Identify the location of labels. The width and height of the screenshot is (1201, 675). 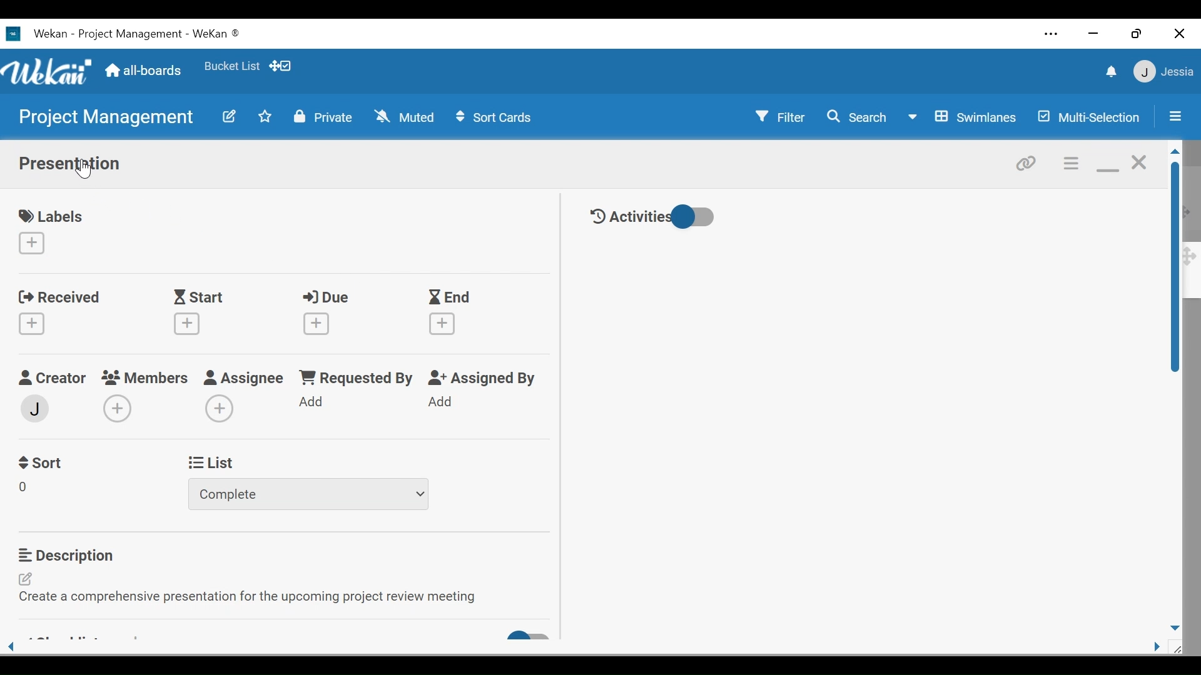
(51, 214).